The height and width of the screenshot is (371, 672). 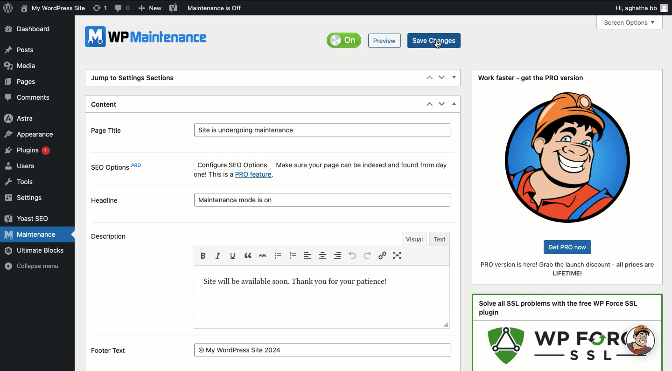 What do you see at coordinates (399, 255) in the screenshot?
I see `Full screen` at bounding box center [399, 255].